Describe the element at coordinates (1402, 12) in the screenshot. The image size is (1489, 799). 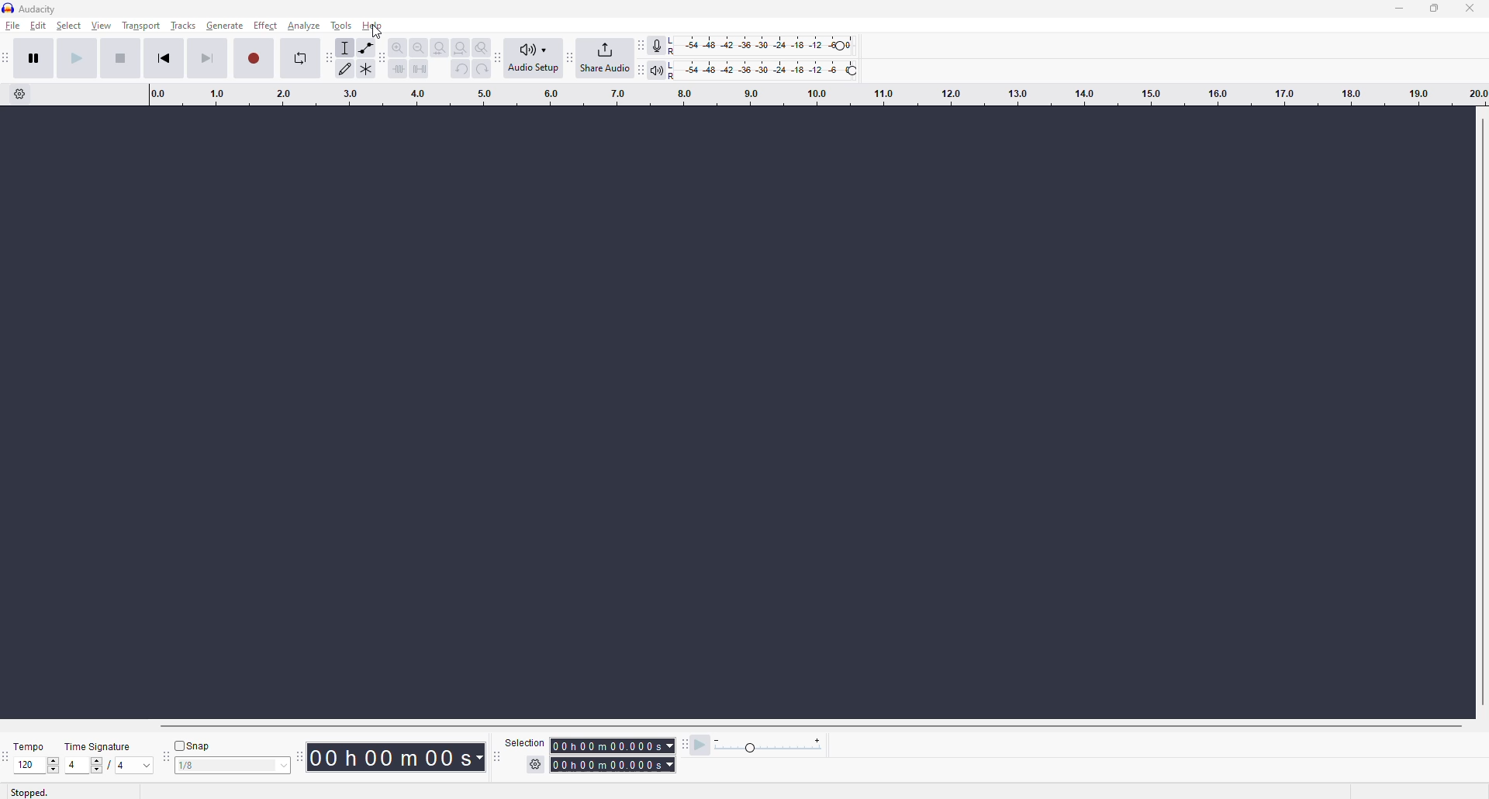
I see `minimize` at that location.